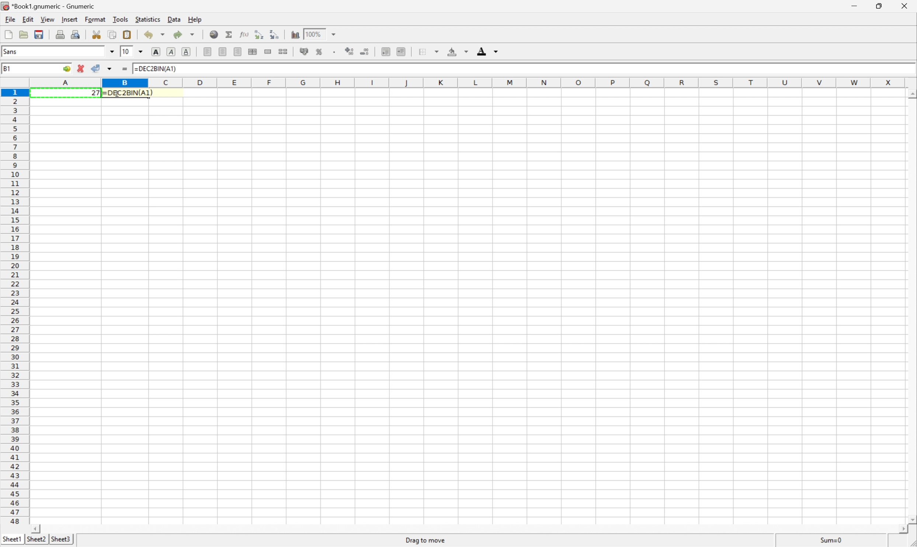 The width and height of the screenshot is (917, 547). I want to click on Save current workbook, so click(39, 35).